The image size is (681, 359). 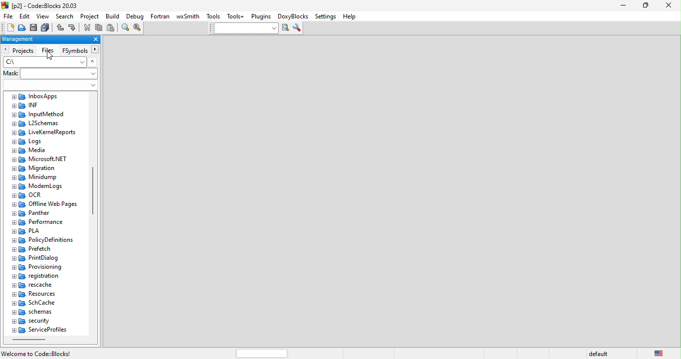 I want to click on new, so click(x=8, y=26).